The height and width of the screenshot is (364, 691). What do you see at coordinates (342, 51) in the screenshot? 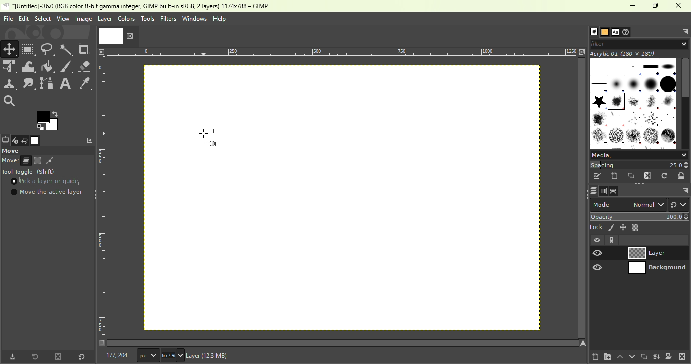
I see `Ruler measurement` at bounding box center [342, 51].